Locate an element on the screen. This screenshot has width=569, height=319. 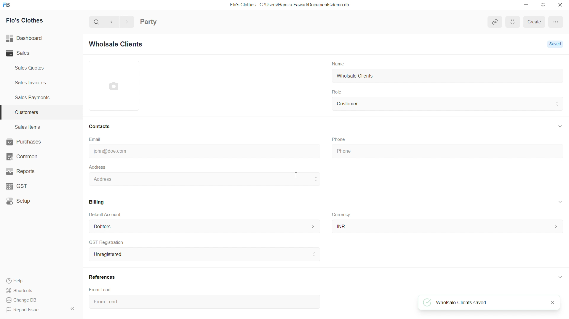
Email is located at coordinates (95, 139).